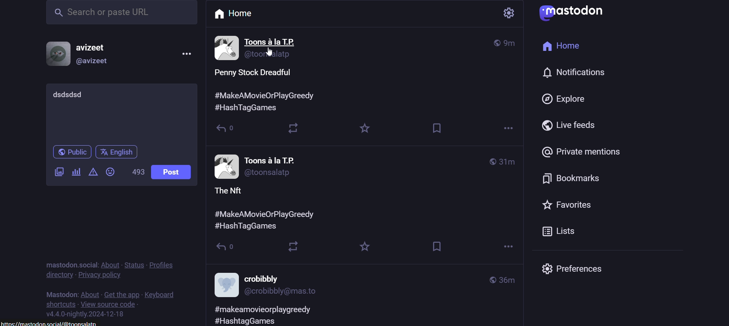 The width and height of the screenshot is (729, 326). Describe the element at coordinates (57, 276) in the screenshot. I see `directory` at that location.